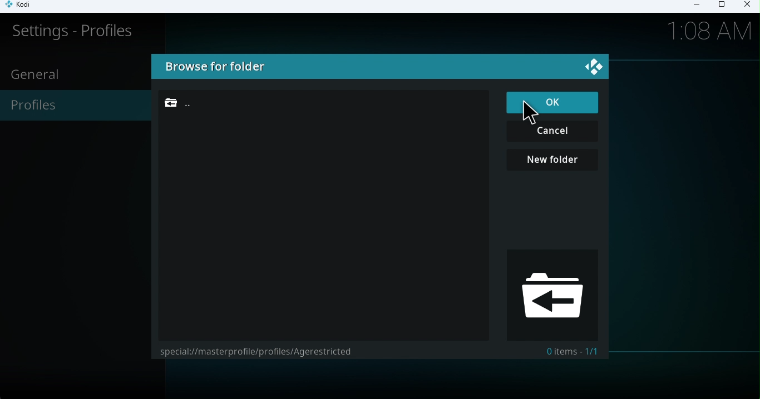 The width and height of the screenshot is (760, 399). I want to click on Kodi icon, so click(23, 7).